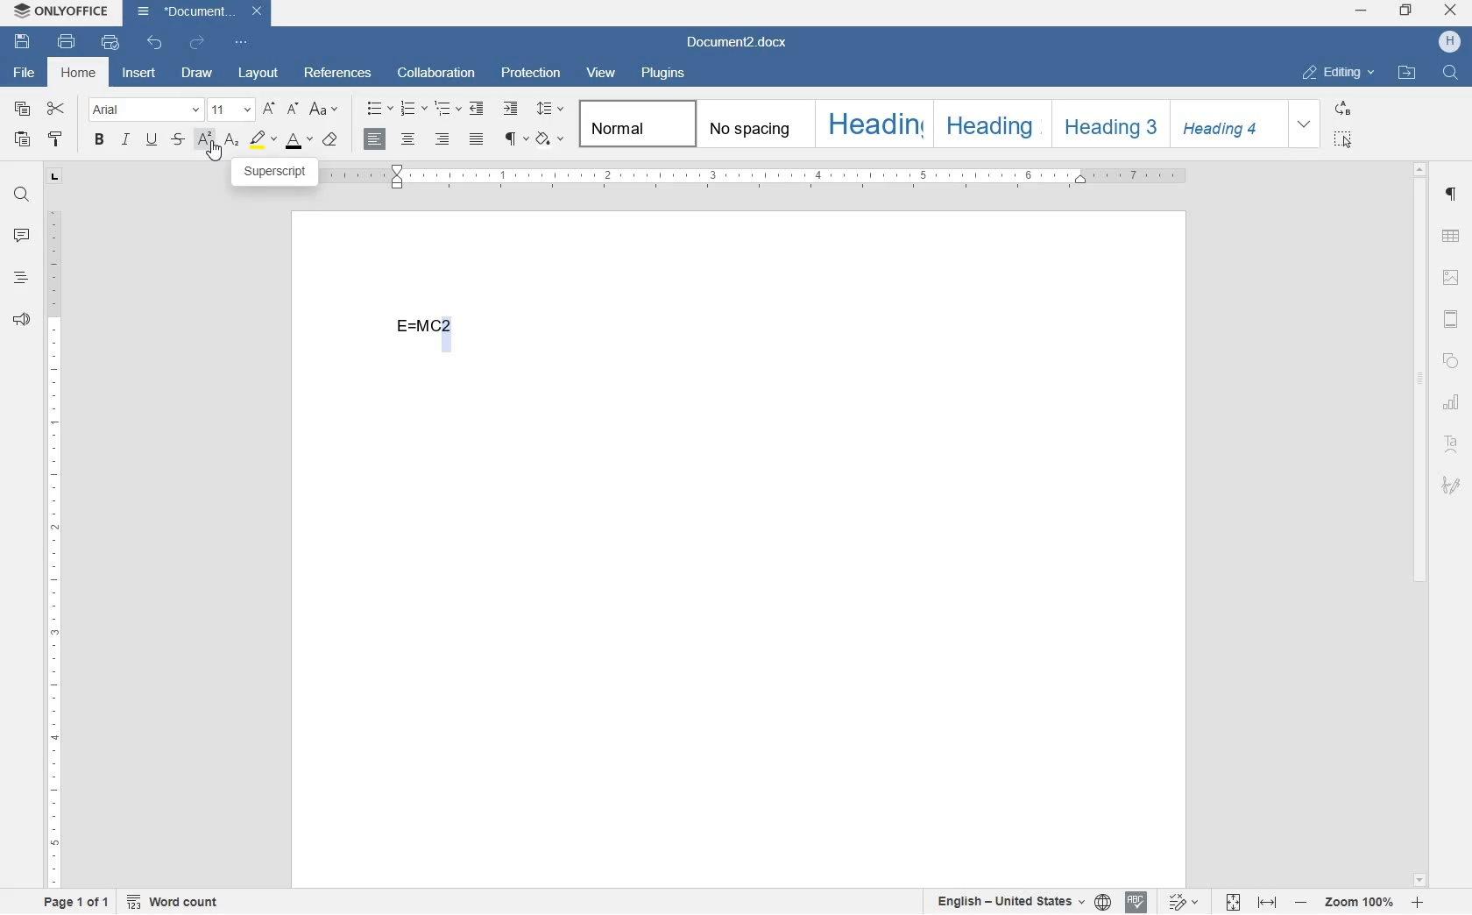 Image resolution: width=1472 pixels, height=915 pixels. Describe the element at coordinates (98, 138) in the screenshot. I see `bold` at that location.